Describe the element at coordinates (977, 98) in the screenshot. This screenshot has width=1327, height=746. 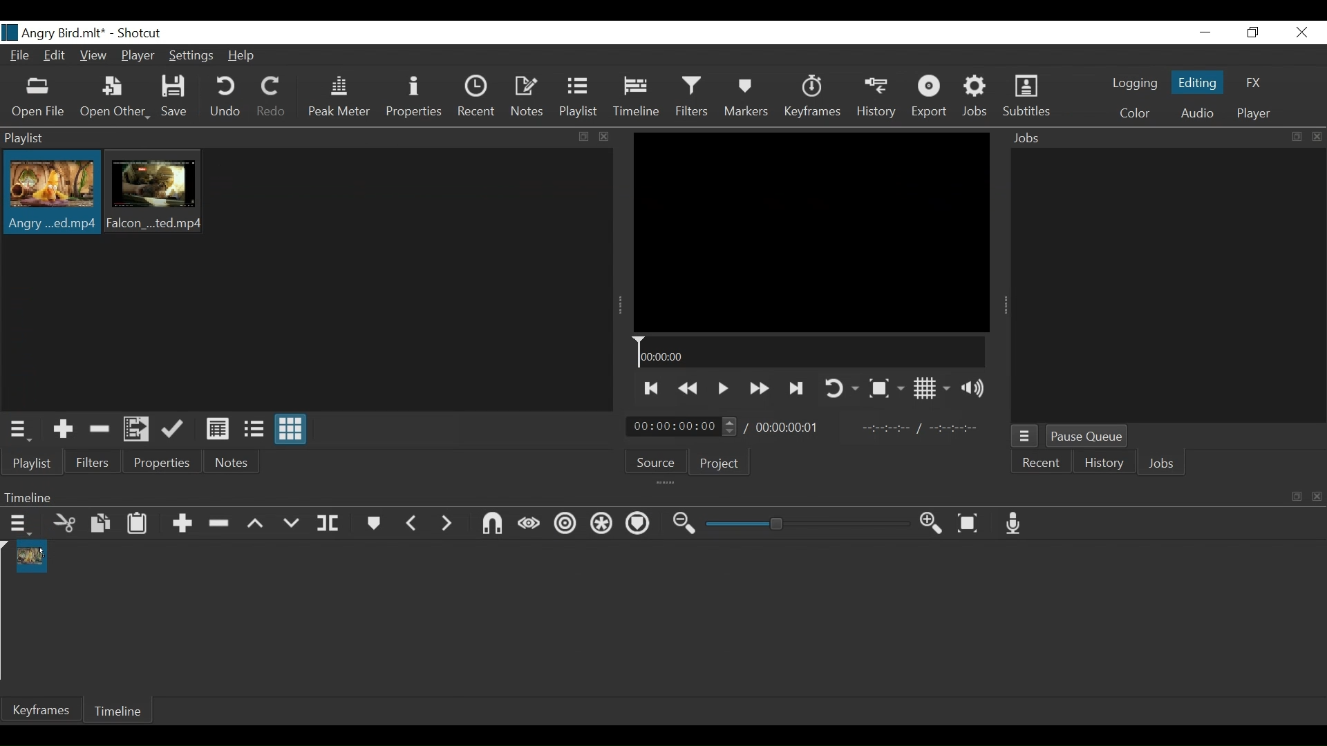
I see `Jobs` at that location.